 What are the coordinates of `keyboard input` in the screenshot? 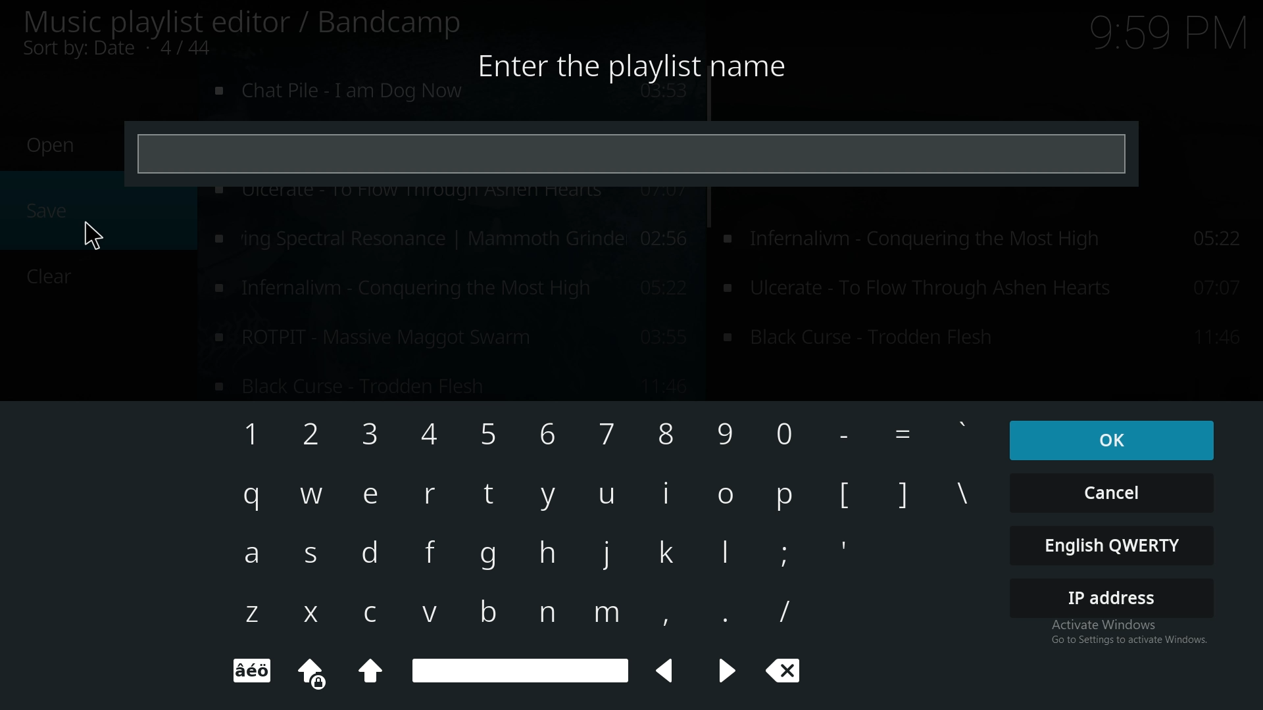 It's located at (493, 561).